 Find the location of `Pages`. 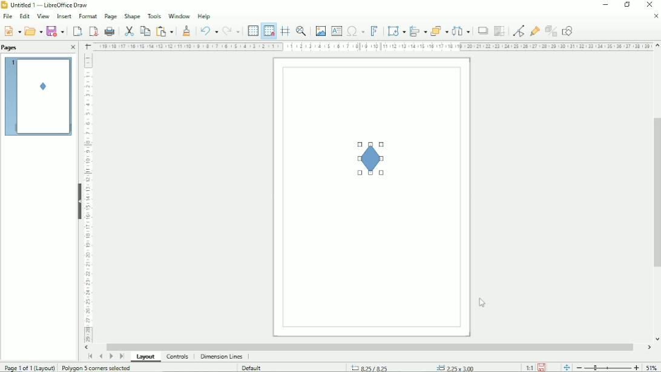

Pages is located at coordinates (11, 47).